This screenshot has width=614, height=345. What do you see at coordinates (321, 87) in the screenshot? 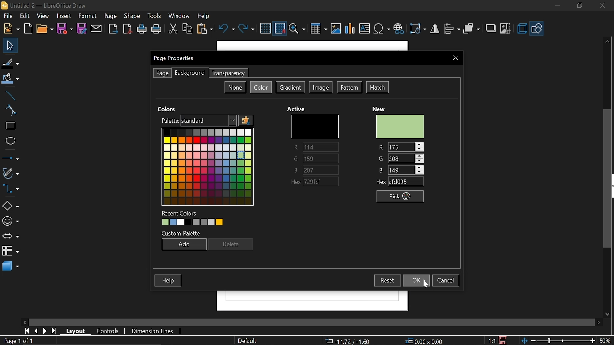
I see `Image` at bounding box center [321, 87].